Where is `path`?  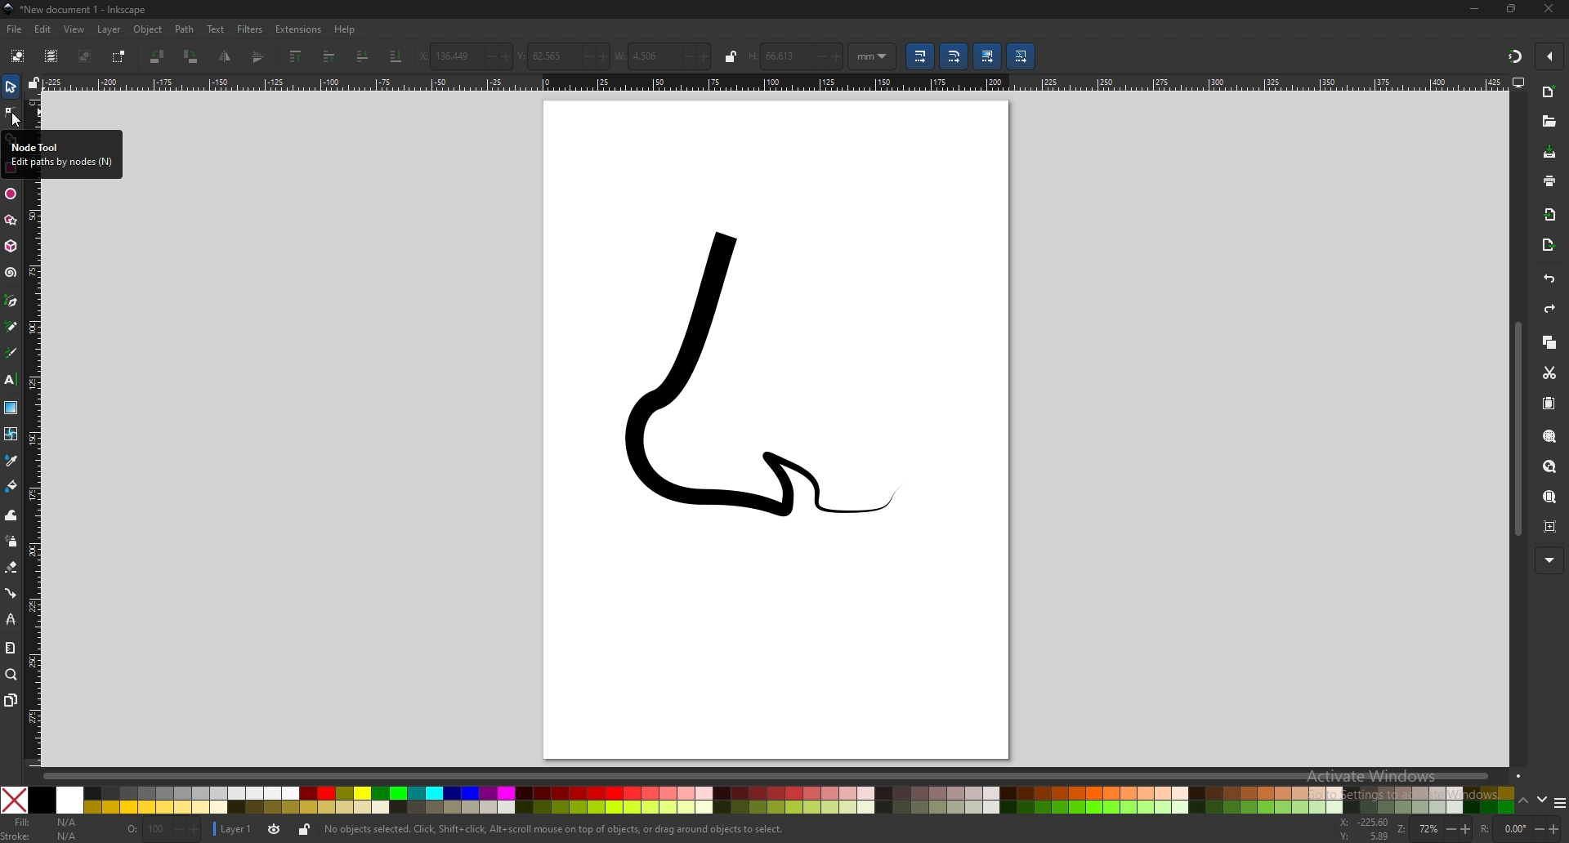
path is located at coordinates (186, 29).